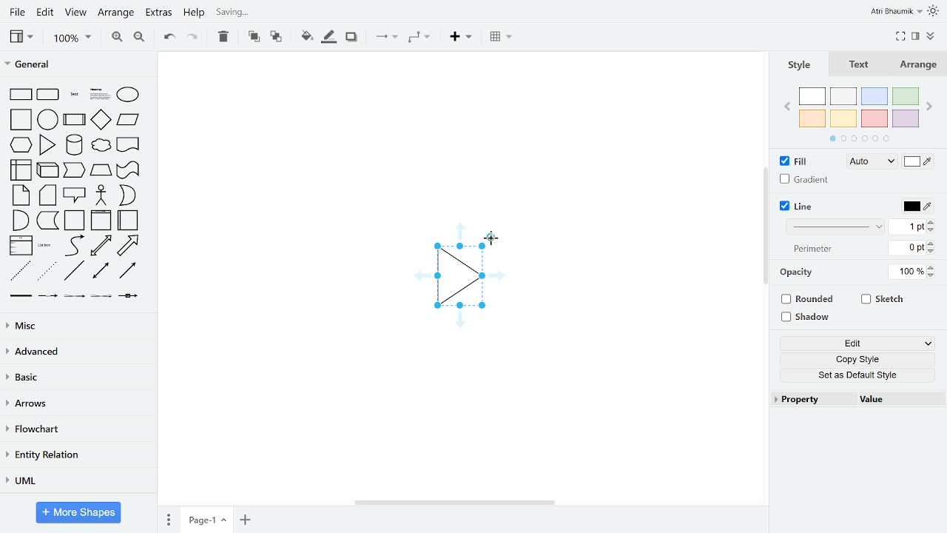 The height and width of the screenshot is (533, 947). What do you see at coordinates (766, 227) in the screenshot?
I see `vertical scrollbar` at bounding box center [766, 227].